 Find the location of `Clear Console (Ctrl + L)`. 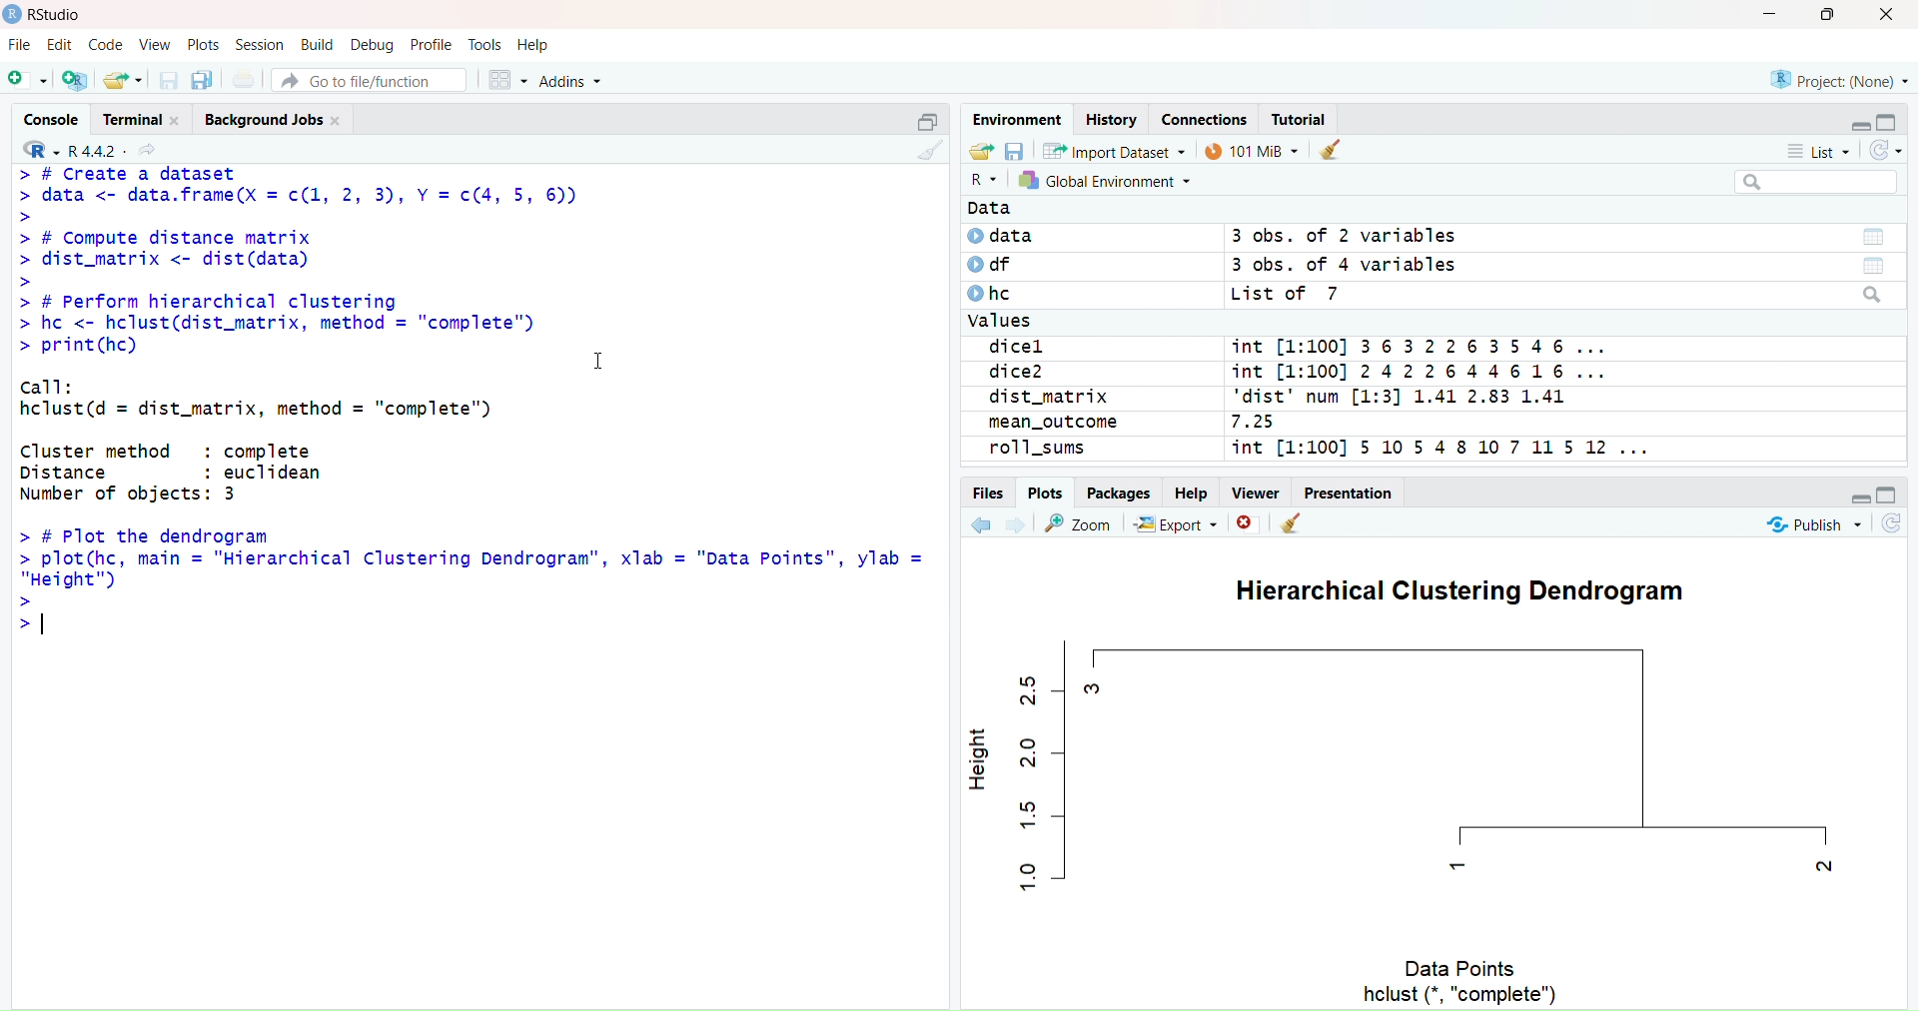

Clear Console (Ctrl + L) is located at coordinates (933, 151).